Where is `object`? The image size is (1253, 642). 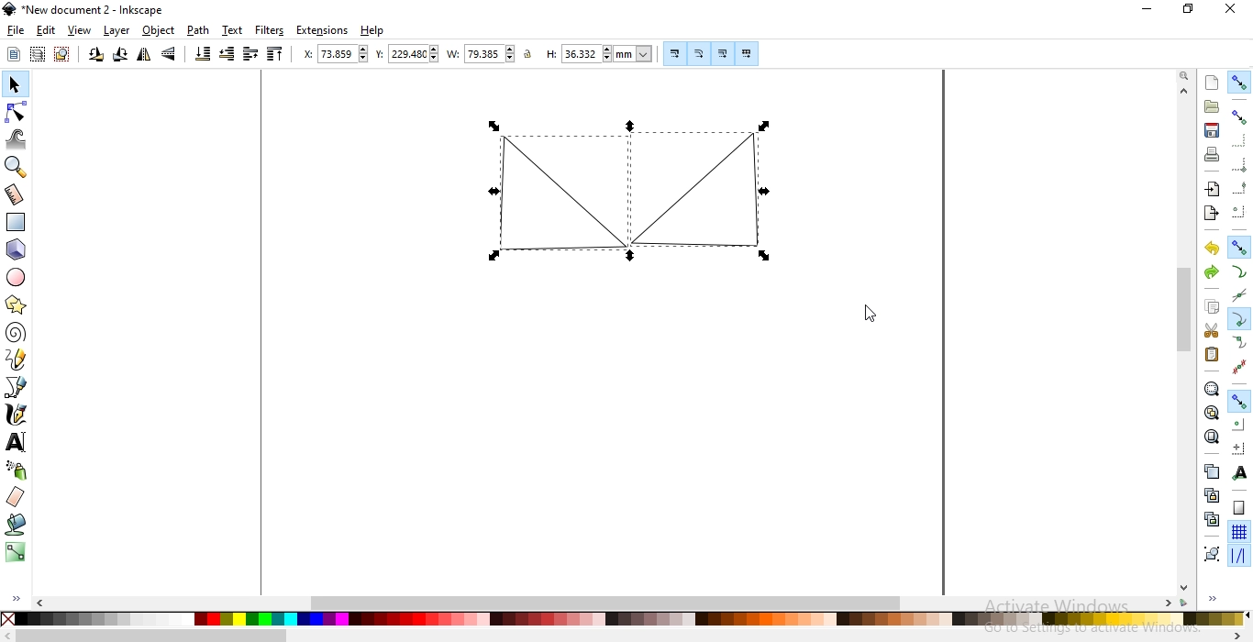 object is located at coordinates (158, 31).